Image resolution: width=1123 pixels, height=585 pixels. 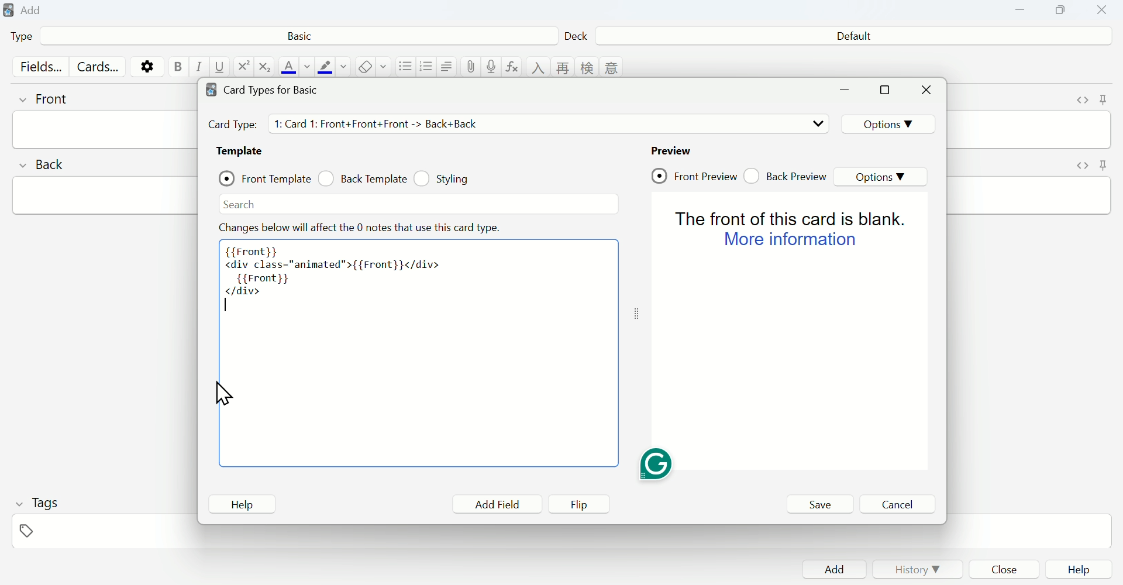 What do you see at coordinates (42, 39) in the screenshot?
I see `Type` at bounding box center [42, 39].